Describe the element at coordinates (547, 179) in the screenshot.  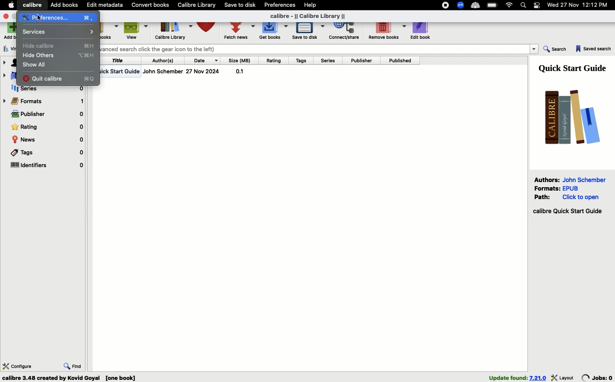
I see `Authors` at that location.